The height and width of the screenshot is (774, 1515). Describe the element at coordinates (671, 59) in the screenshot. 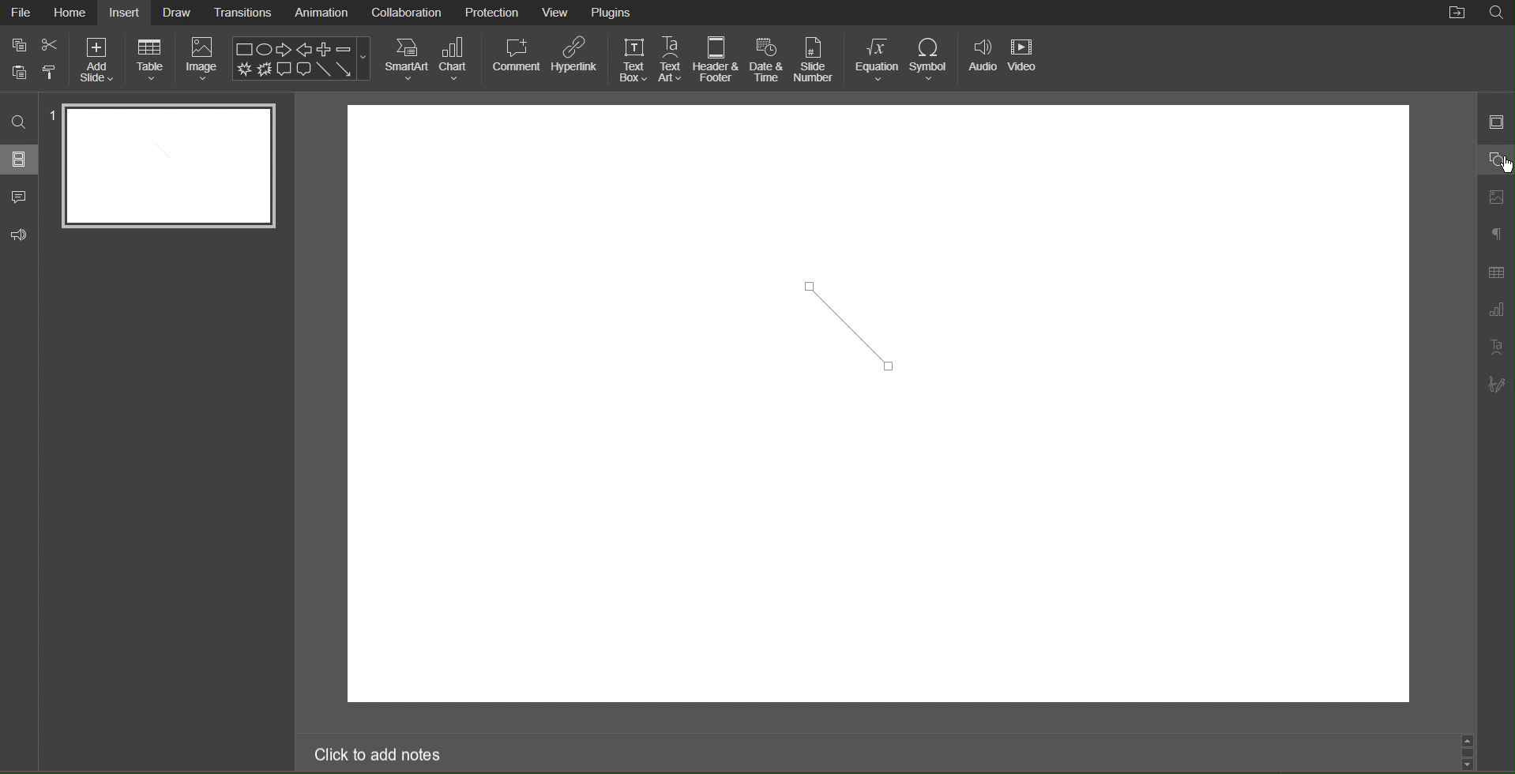

I see `Text Art` at that location.